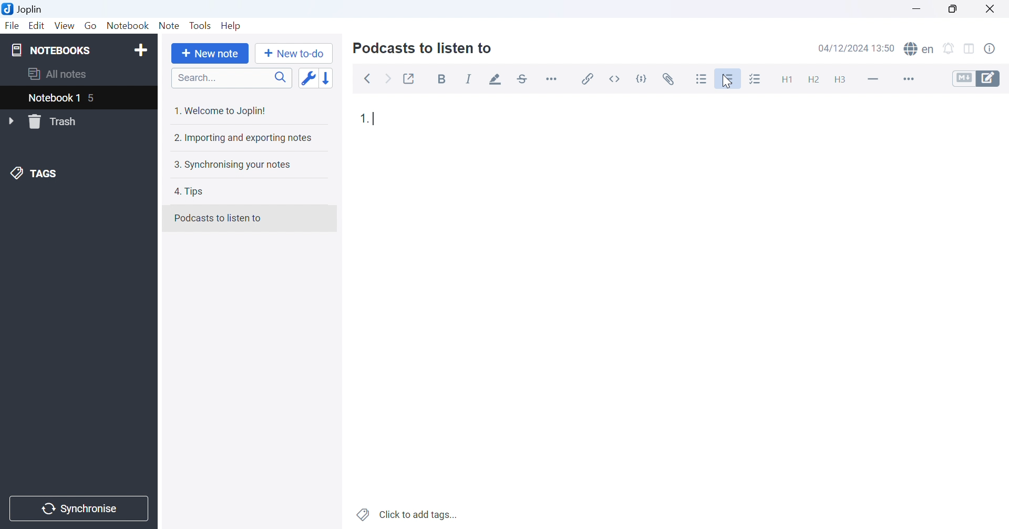 The height and width of the screenshot is (529, 1009). What do you see at coordinates (51, 49) in the screenshot?
I see `NOTEBOOKS` at bounding box center [51, 49].